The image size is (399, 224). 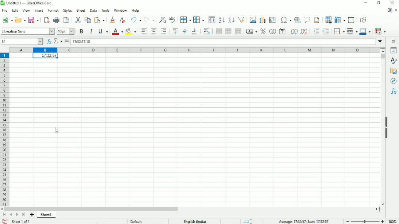 What do you see at coordinates (219, 31) in the screenshot?
I see `Merge and center` at bounding box center [219, 31].